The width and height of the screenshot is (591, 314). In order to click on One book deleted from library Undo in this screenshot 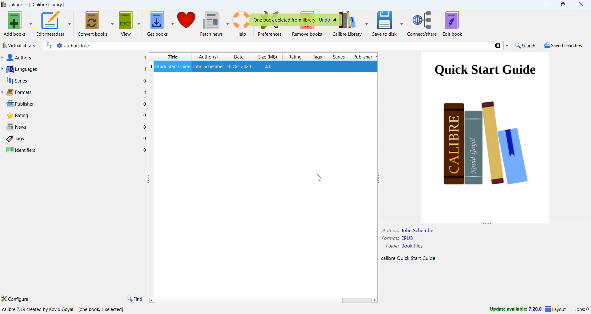, I will do `click(324, 20)`.